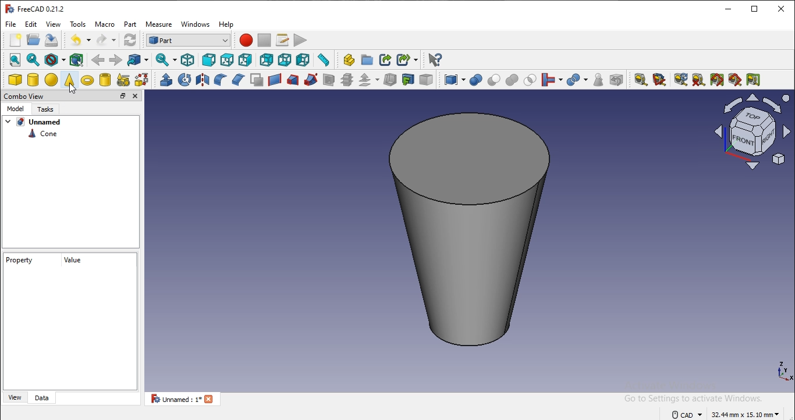  I want to click on offset, so click(365, 80).